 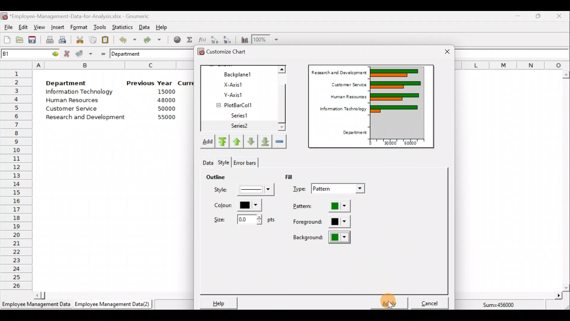 I want to click on File, so click(x=7, y=27).